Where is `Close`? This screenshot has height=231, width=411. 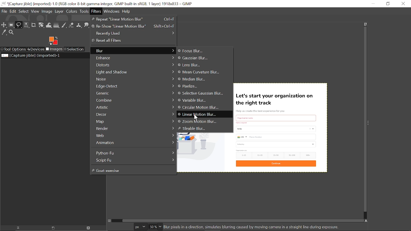
Close is located at coordinates (403, 4).